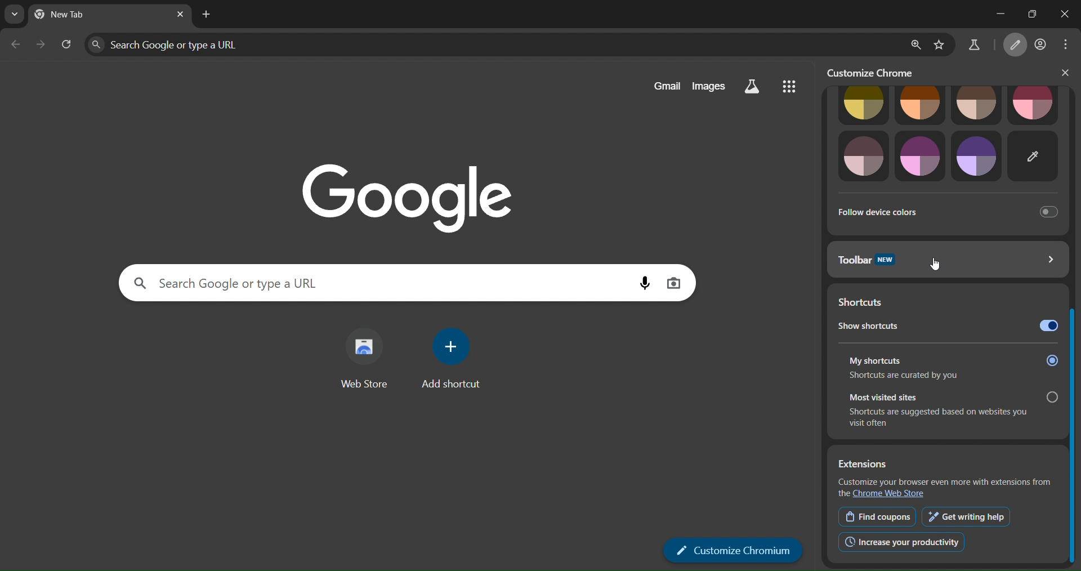 The width and height of the screenshot is (1081, 571). Describe the element at coordinates (1065, 73) in the screenshot. I see `close` at that location.